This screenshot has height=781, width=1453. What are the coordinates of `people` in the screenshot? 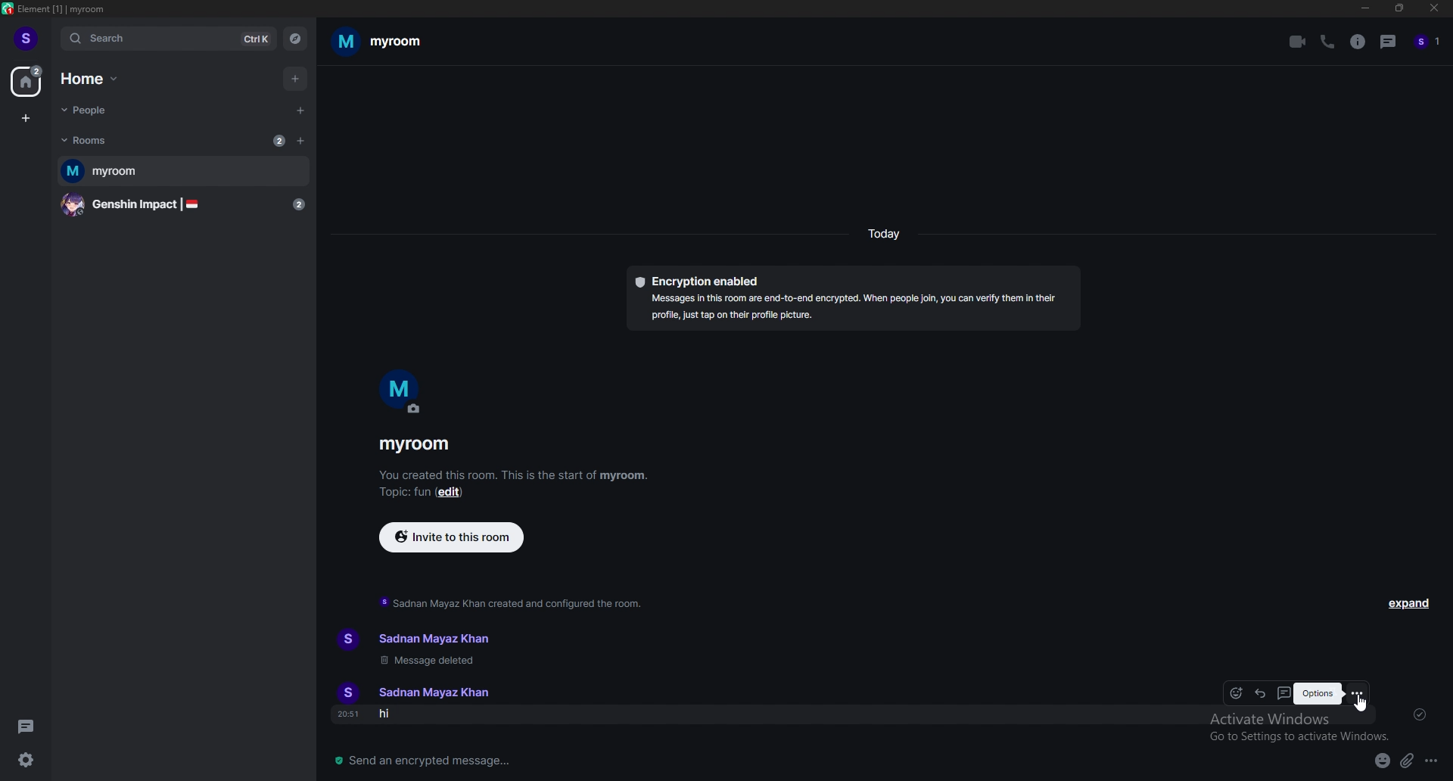 It's located at (1428, 42).